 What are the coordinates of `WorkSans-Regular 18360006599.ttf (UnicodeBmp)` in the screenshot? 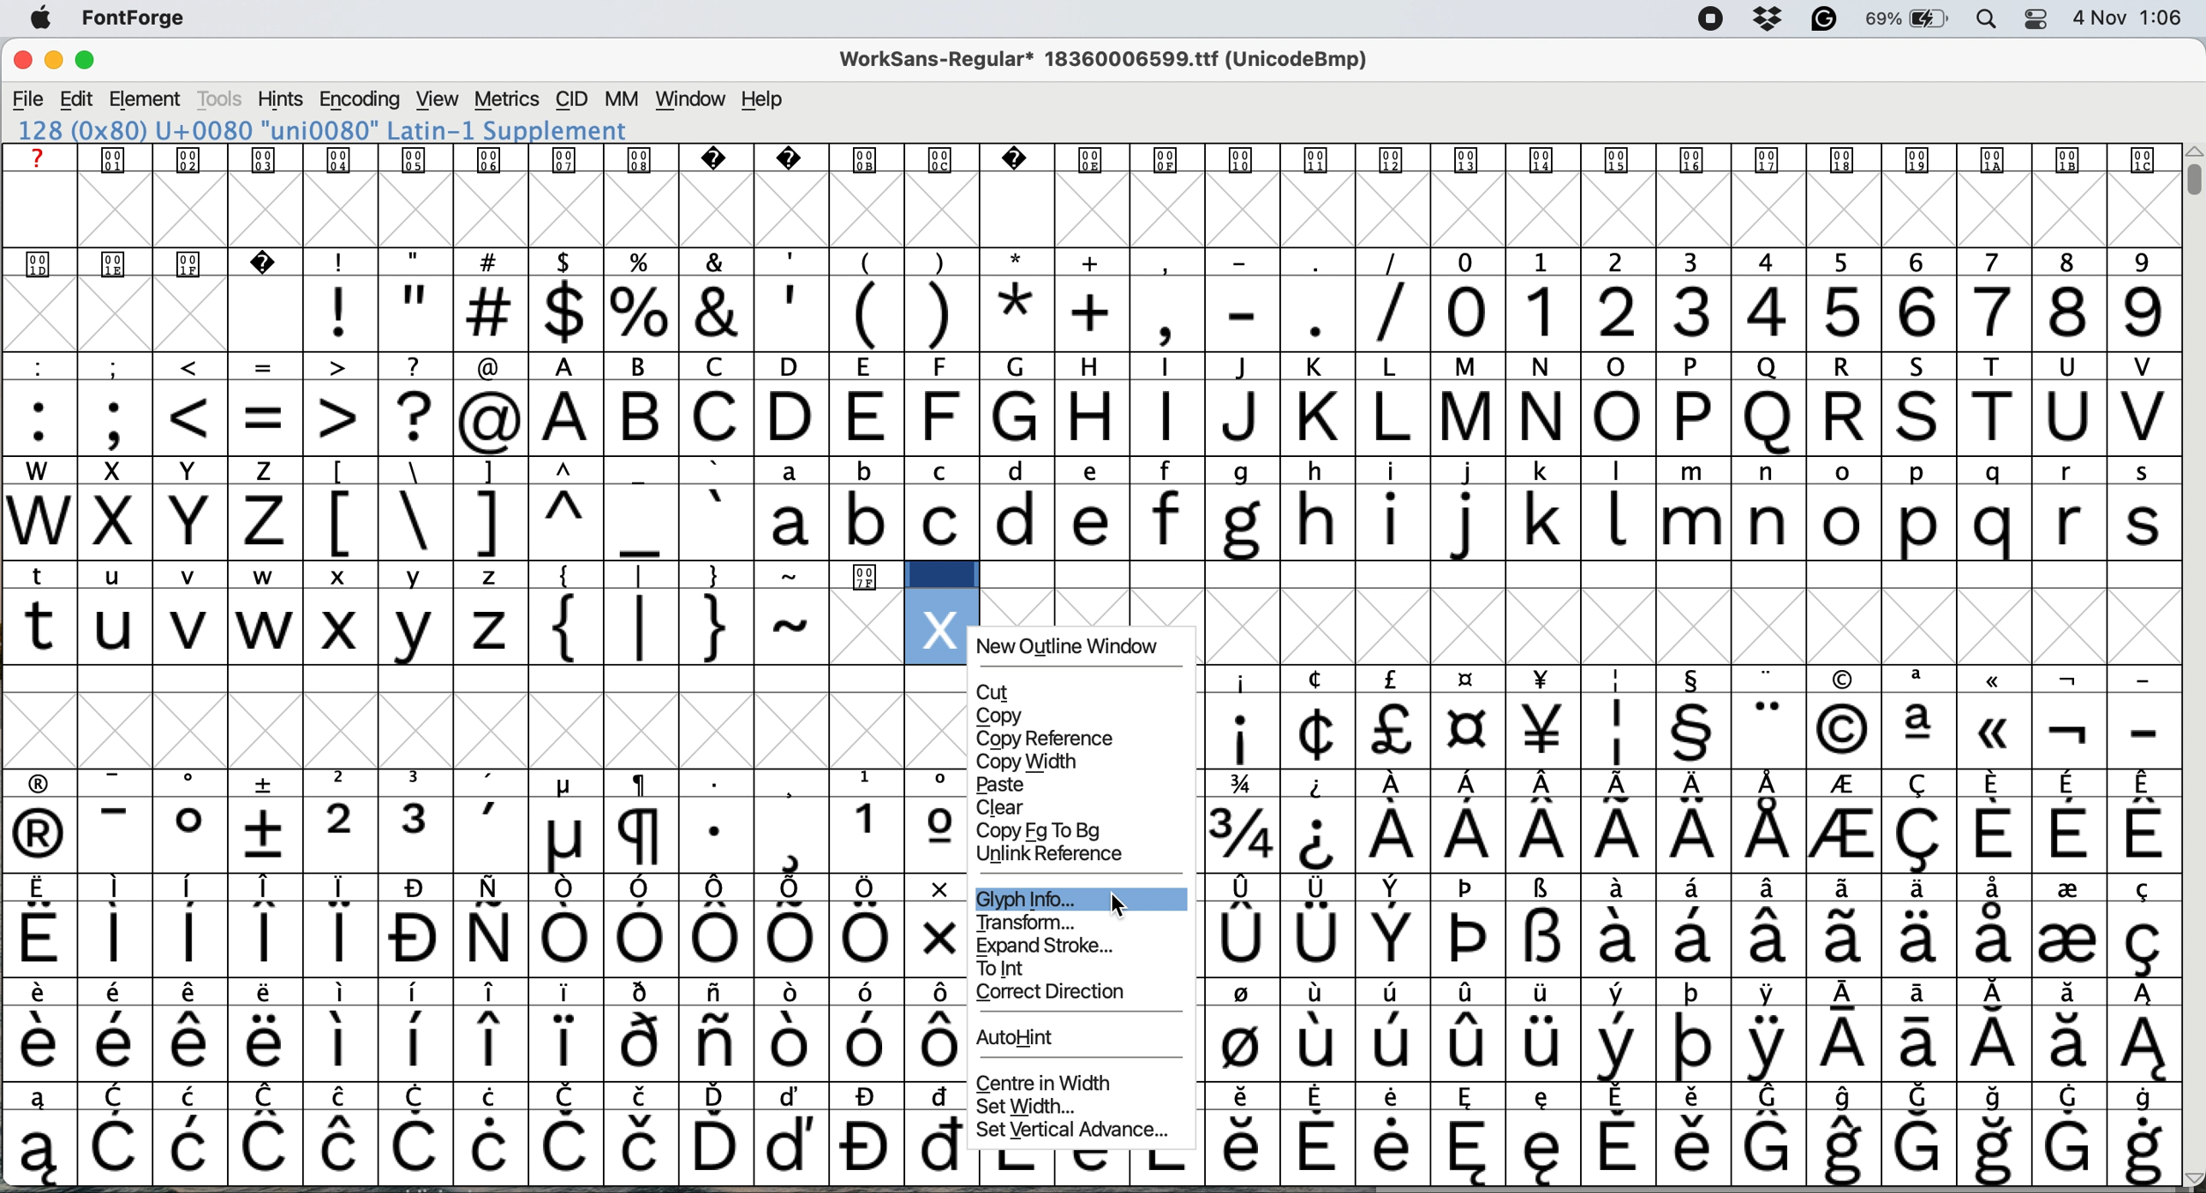 It's located at (1112, 63).